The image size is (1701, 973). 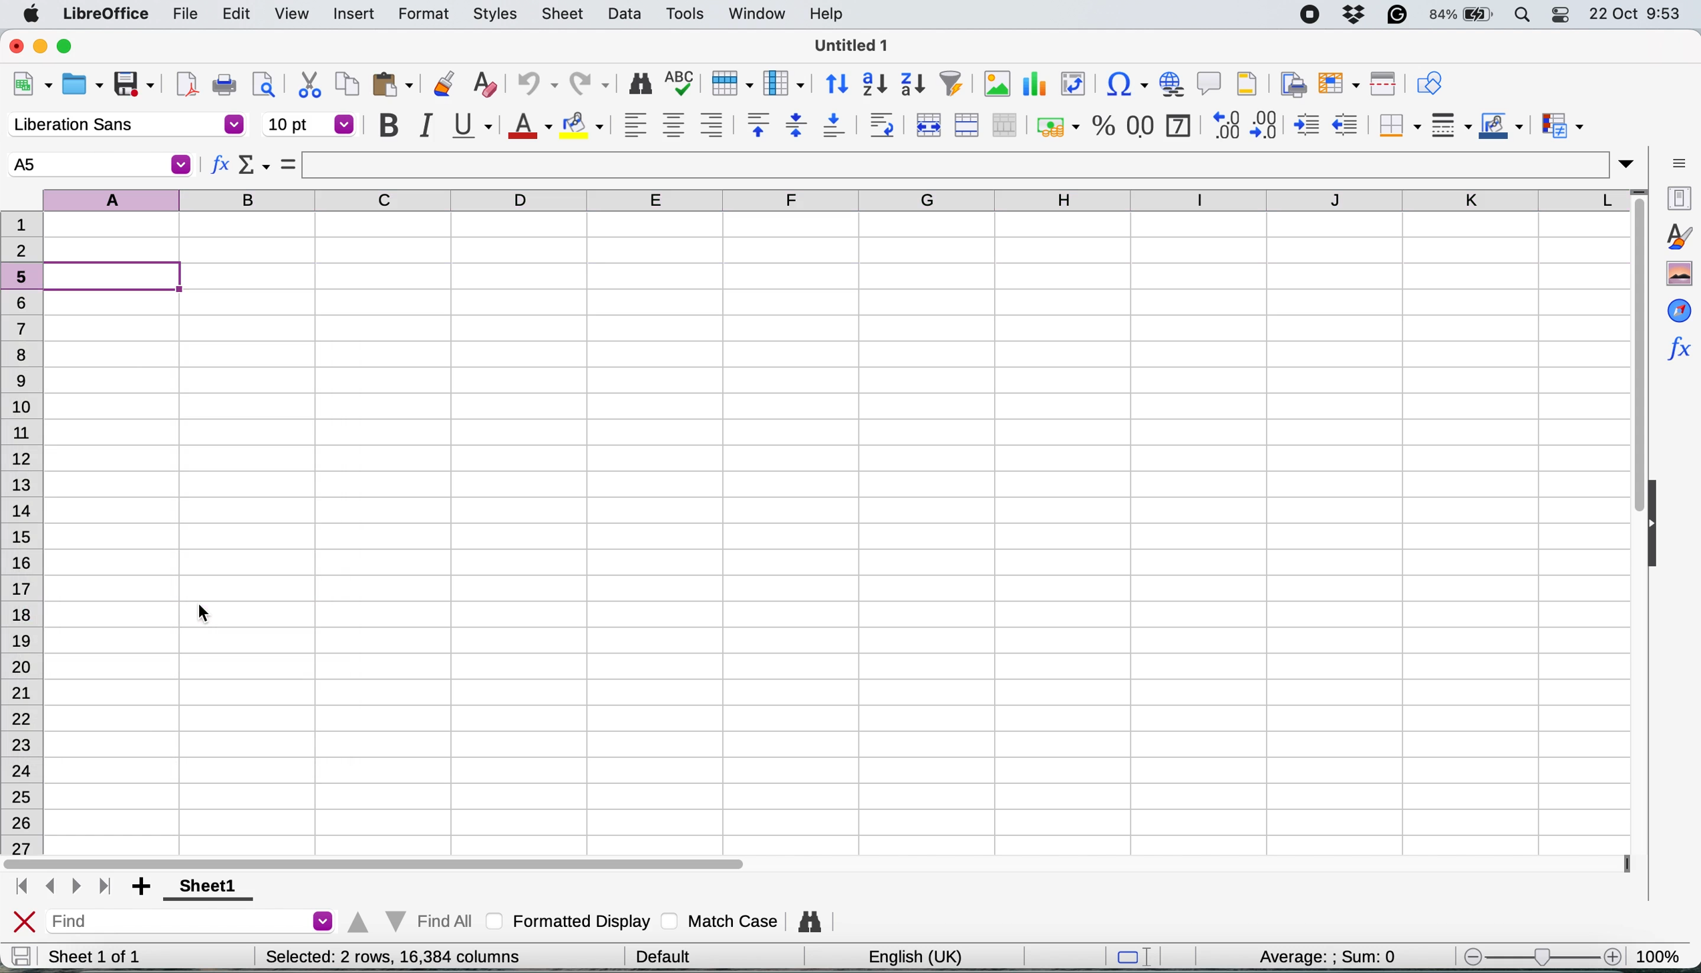 I want to click on align left, so click(x=635, y=124).